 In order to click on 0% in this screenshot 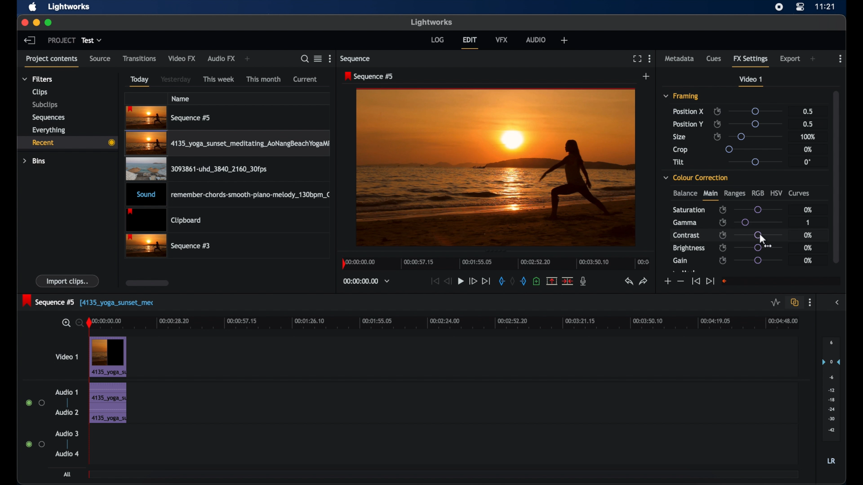, I will do `click(807, 235)`.